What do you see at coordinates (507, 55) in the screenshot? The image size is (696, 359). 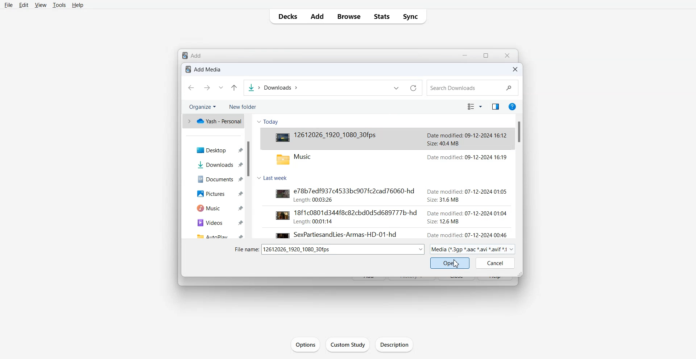 I see `Close` at bounding box center [507, 55].